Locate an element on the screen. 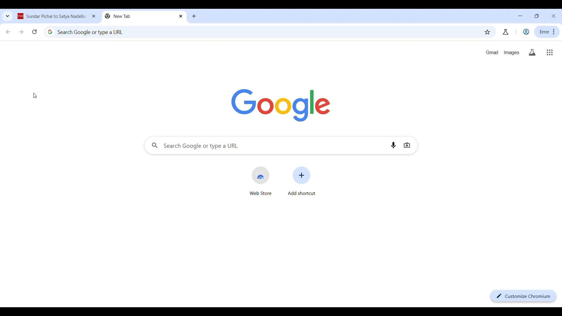  Search engine used by browser is located at coordinates (50, 32).